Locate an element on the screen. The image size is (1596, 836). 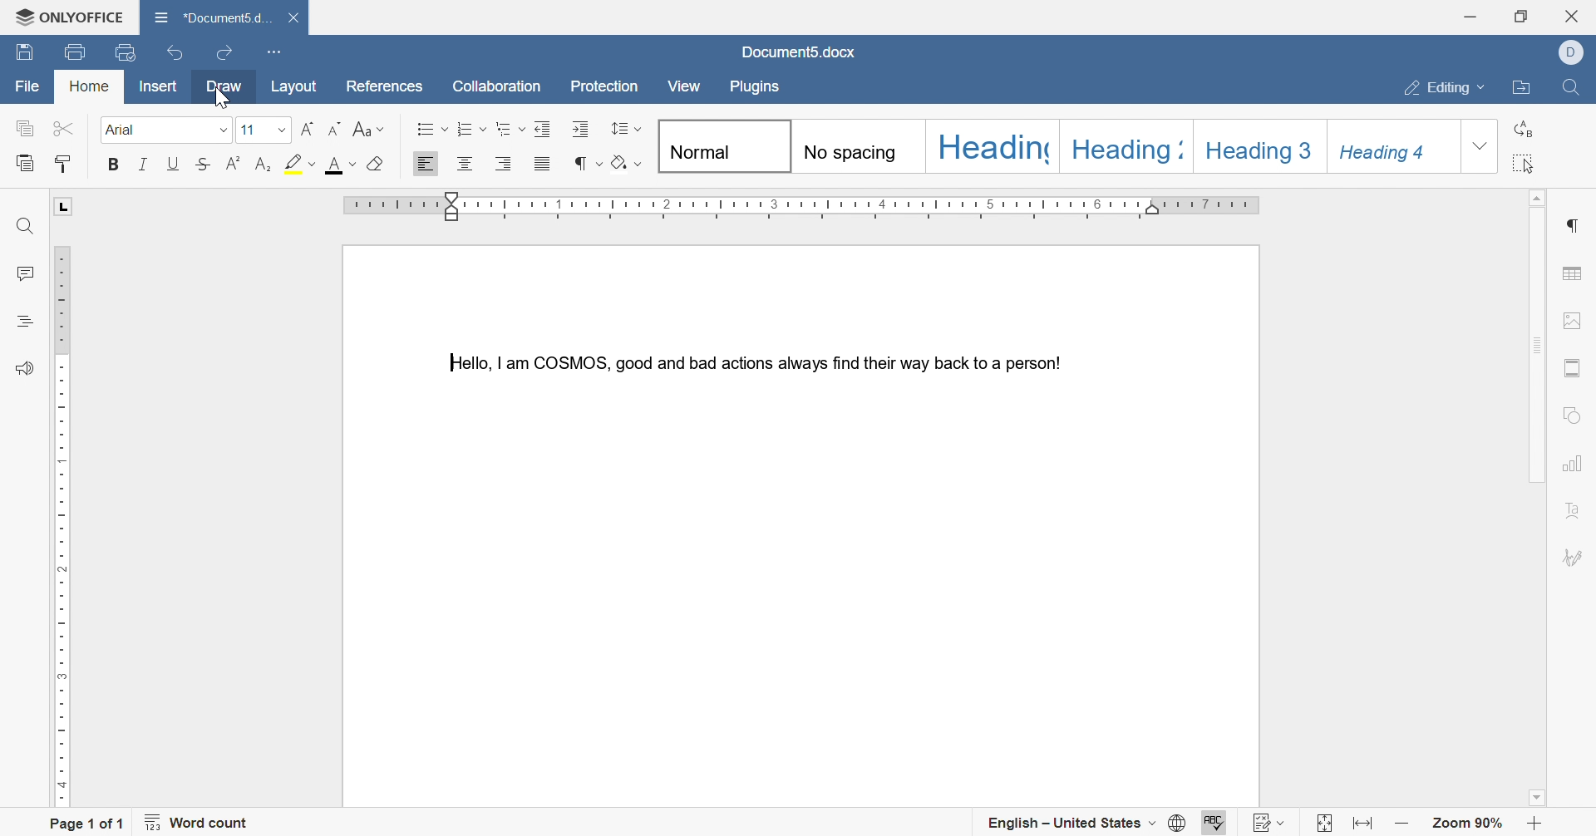
drop down is located at coordinates (1484, 147).